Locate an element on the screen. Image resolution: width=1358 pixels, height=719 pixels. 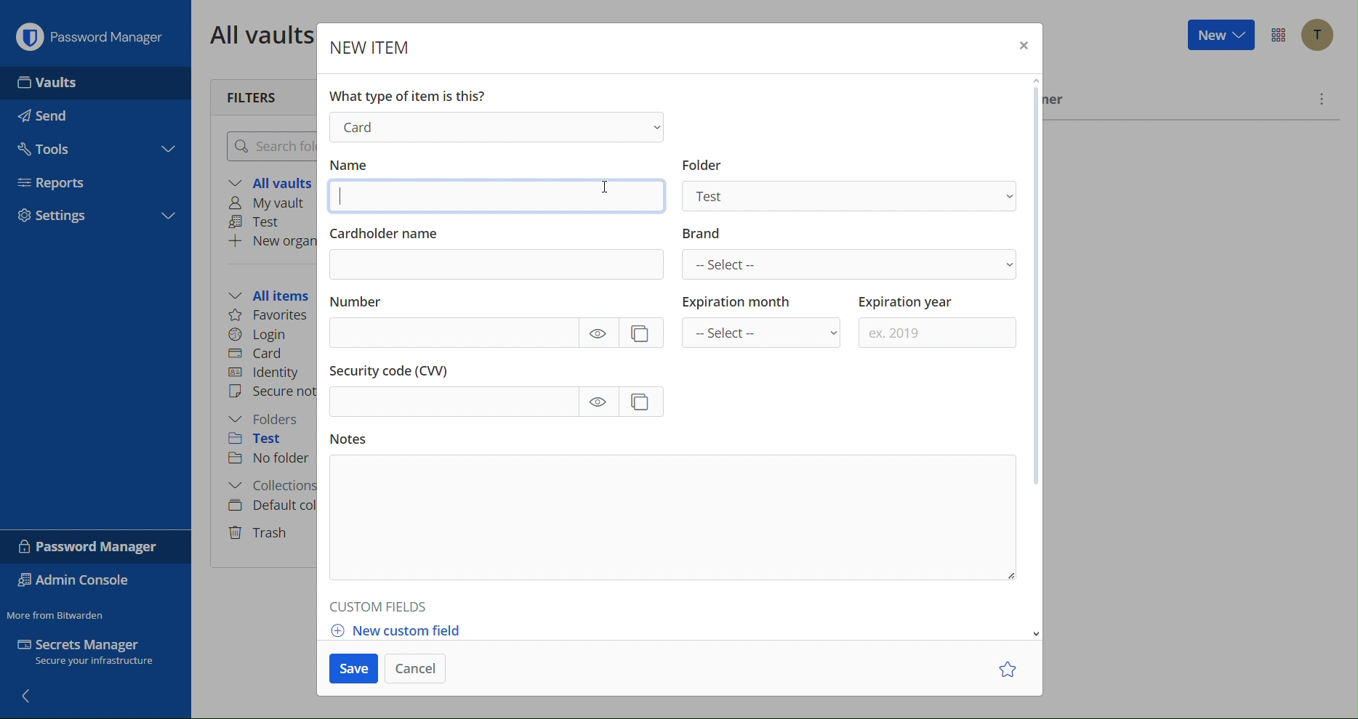
Vaults is located at coordinates (52, 80).